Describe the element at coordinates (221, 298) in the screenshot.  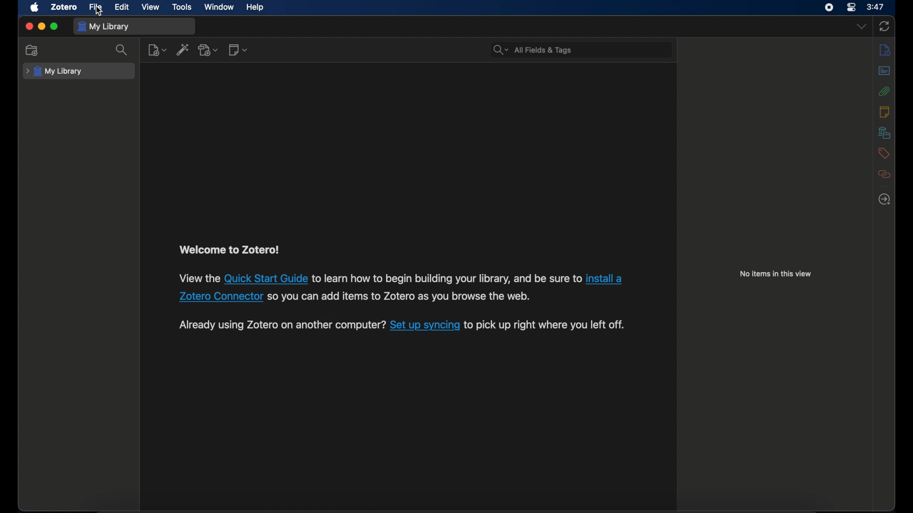
I see `hyperlink` at that location.